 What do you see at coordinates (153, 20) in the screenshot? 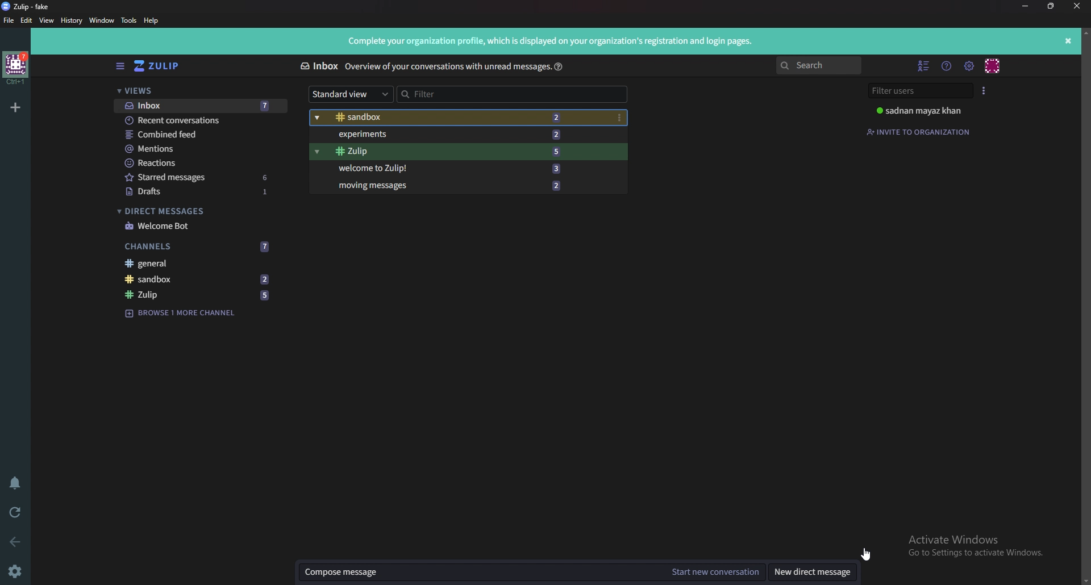
I see `Help` at bounding box center [153, 20].